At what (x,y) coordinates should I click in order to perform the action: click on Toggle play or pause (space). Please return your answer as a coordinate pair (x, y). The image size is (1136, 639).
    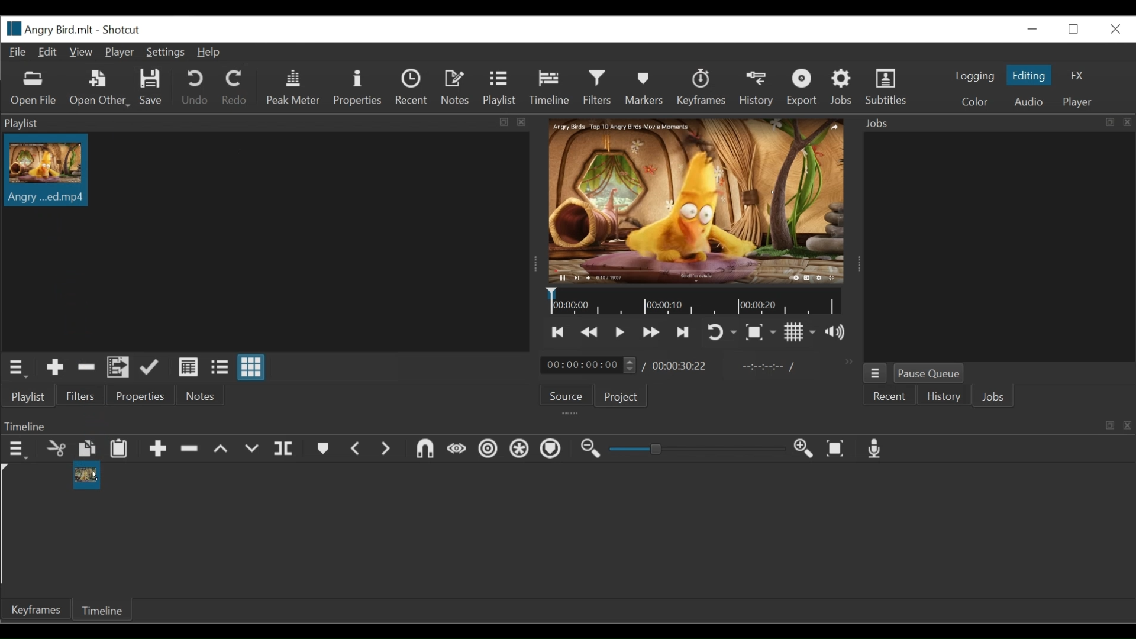
    Looking at the image, I should click on (619, 331).